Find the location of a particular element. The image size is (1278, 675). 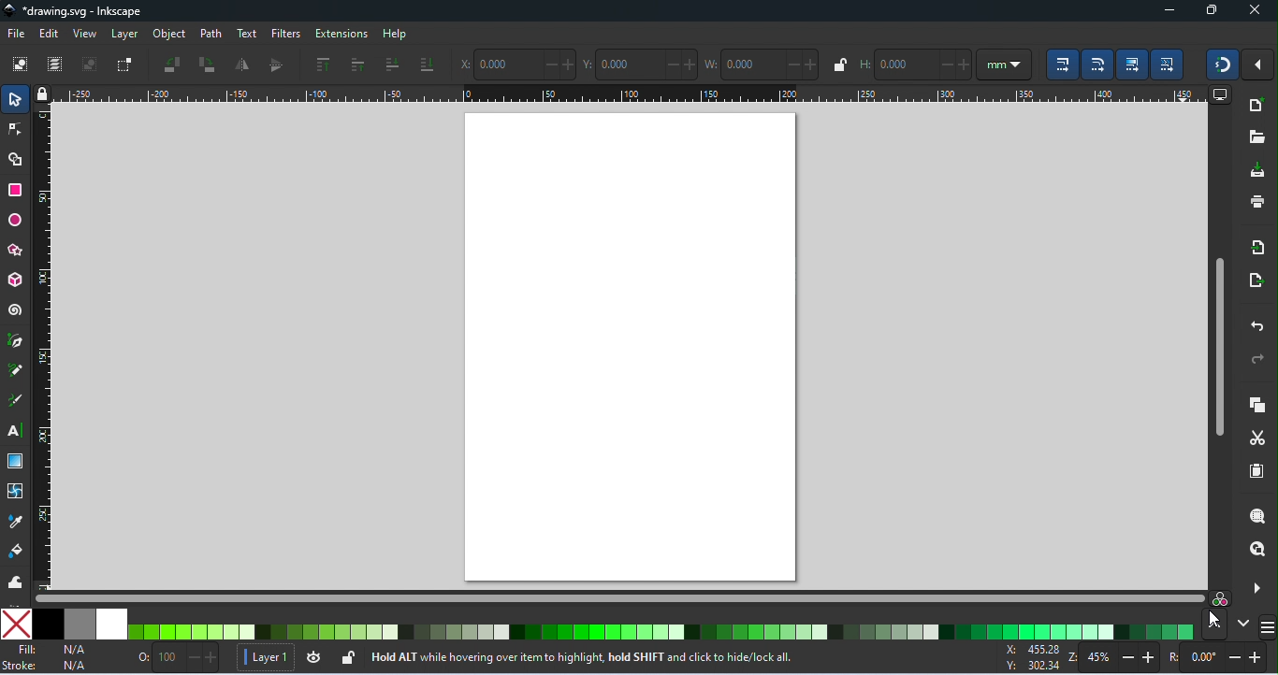

move patterns is located at coordinates (1169, 65).